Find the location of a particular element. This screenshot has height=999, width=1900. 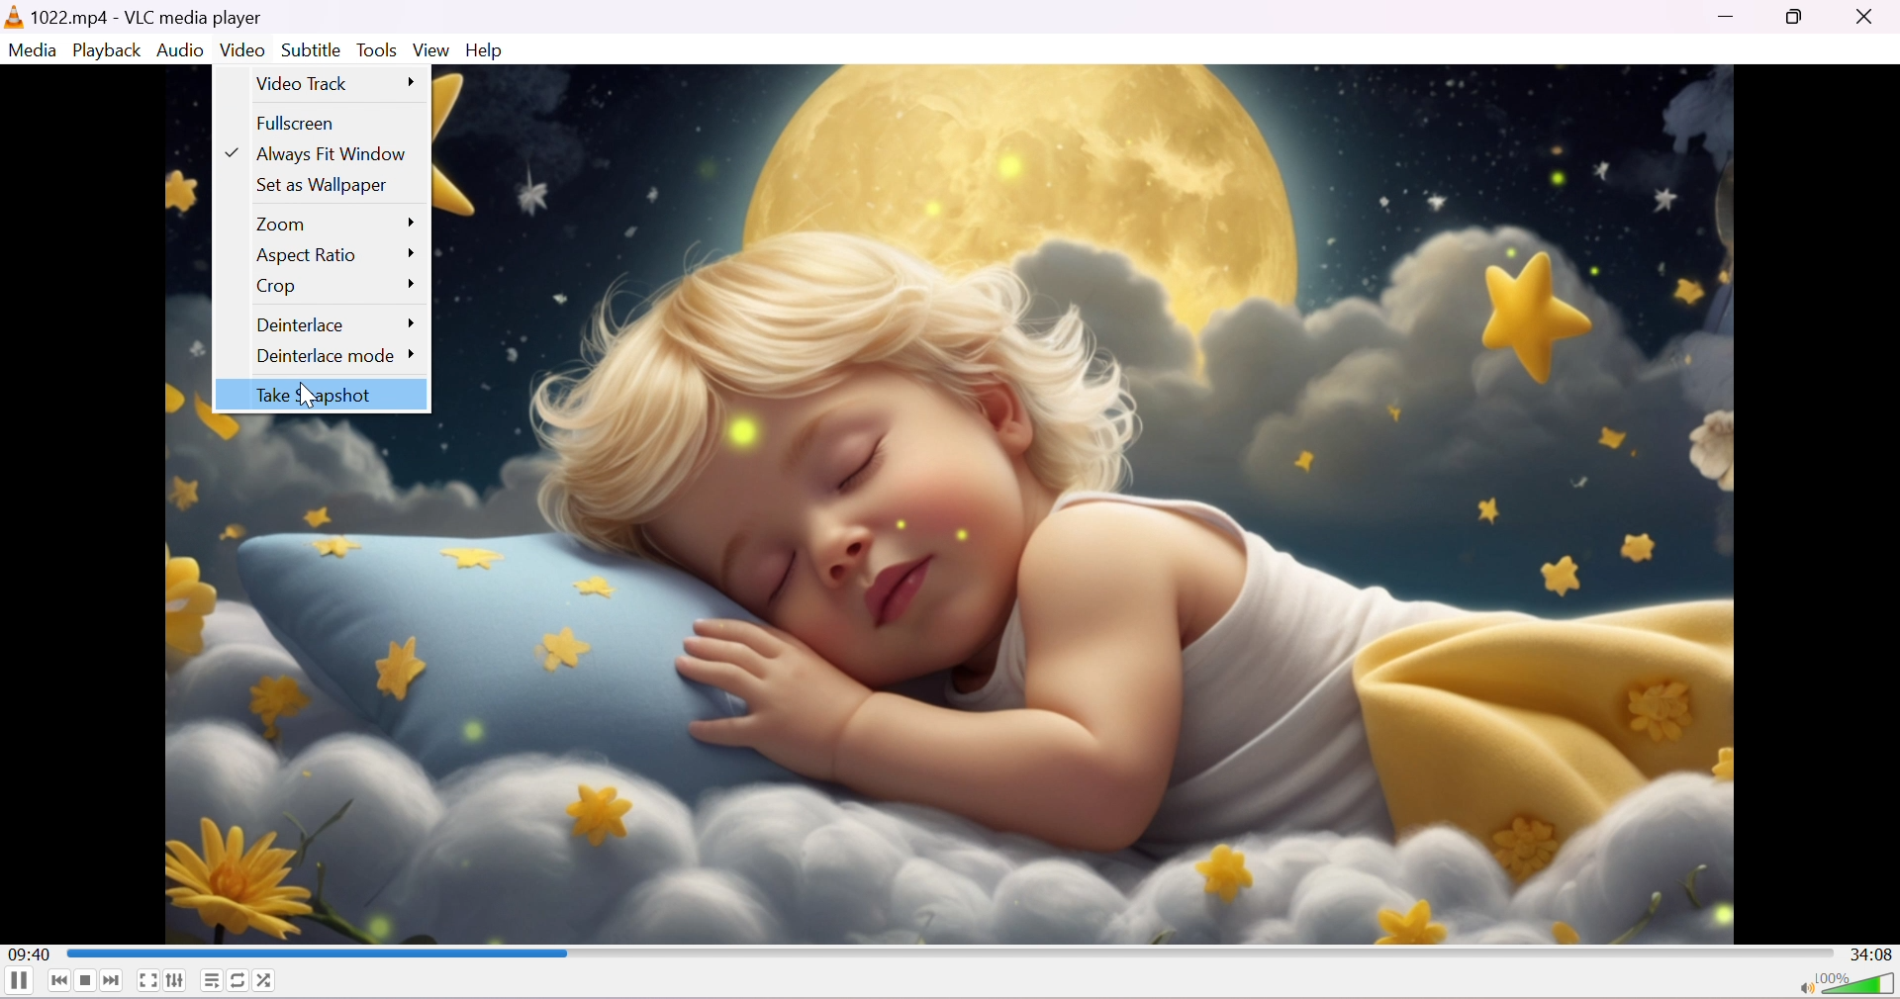

Show extended settings is located at coordinates (175, 983).